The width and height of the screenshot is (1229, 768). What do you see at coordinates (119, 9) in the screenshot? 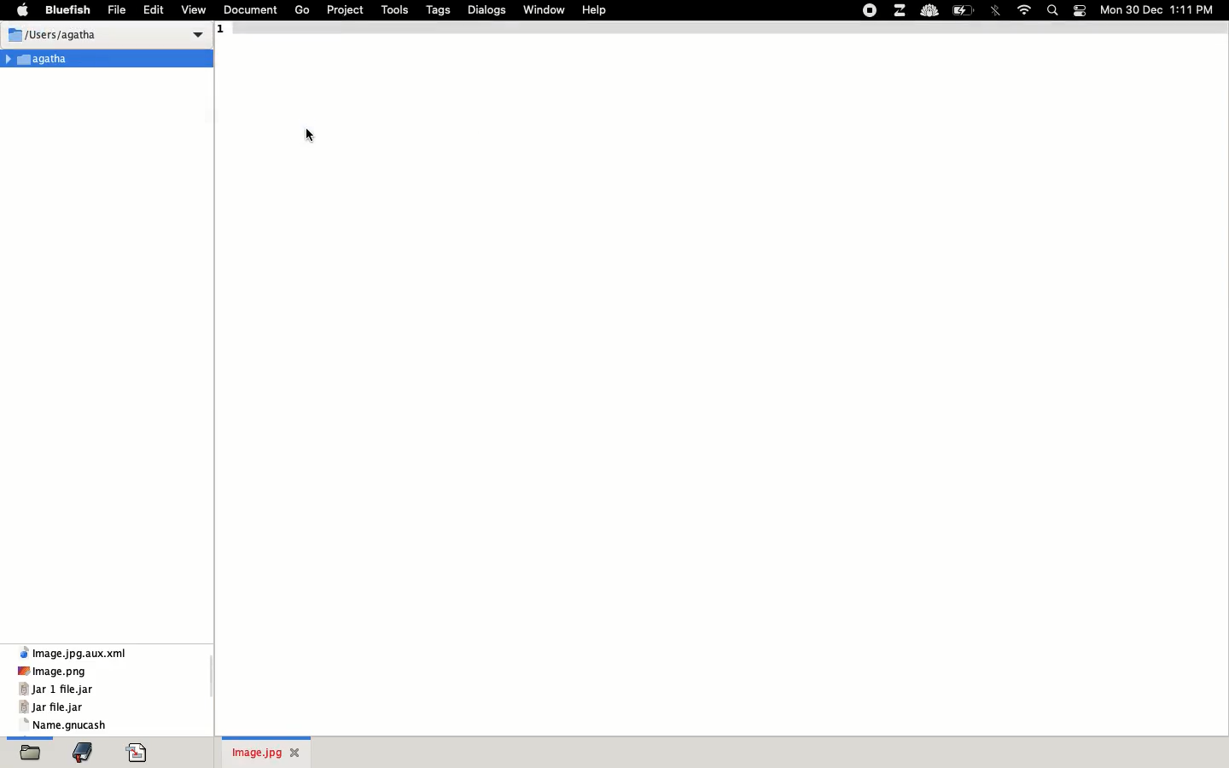
I see `file` at bounding box center [119, 9].